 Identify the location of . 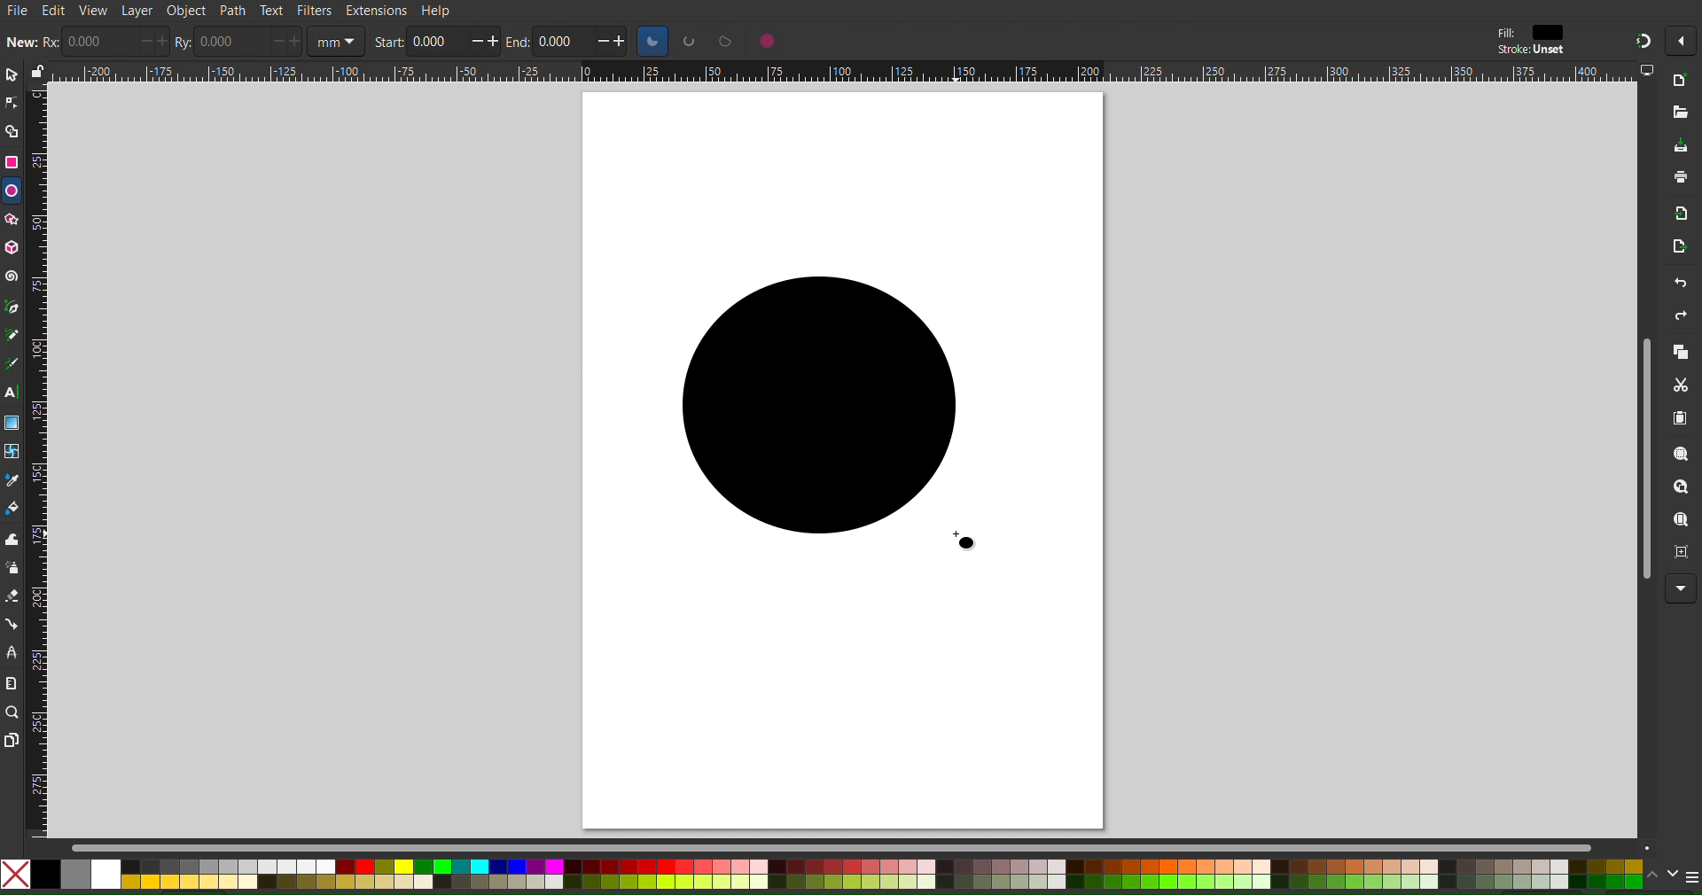
(821, 877).